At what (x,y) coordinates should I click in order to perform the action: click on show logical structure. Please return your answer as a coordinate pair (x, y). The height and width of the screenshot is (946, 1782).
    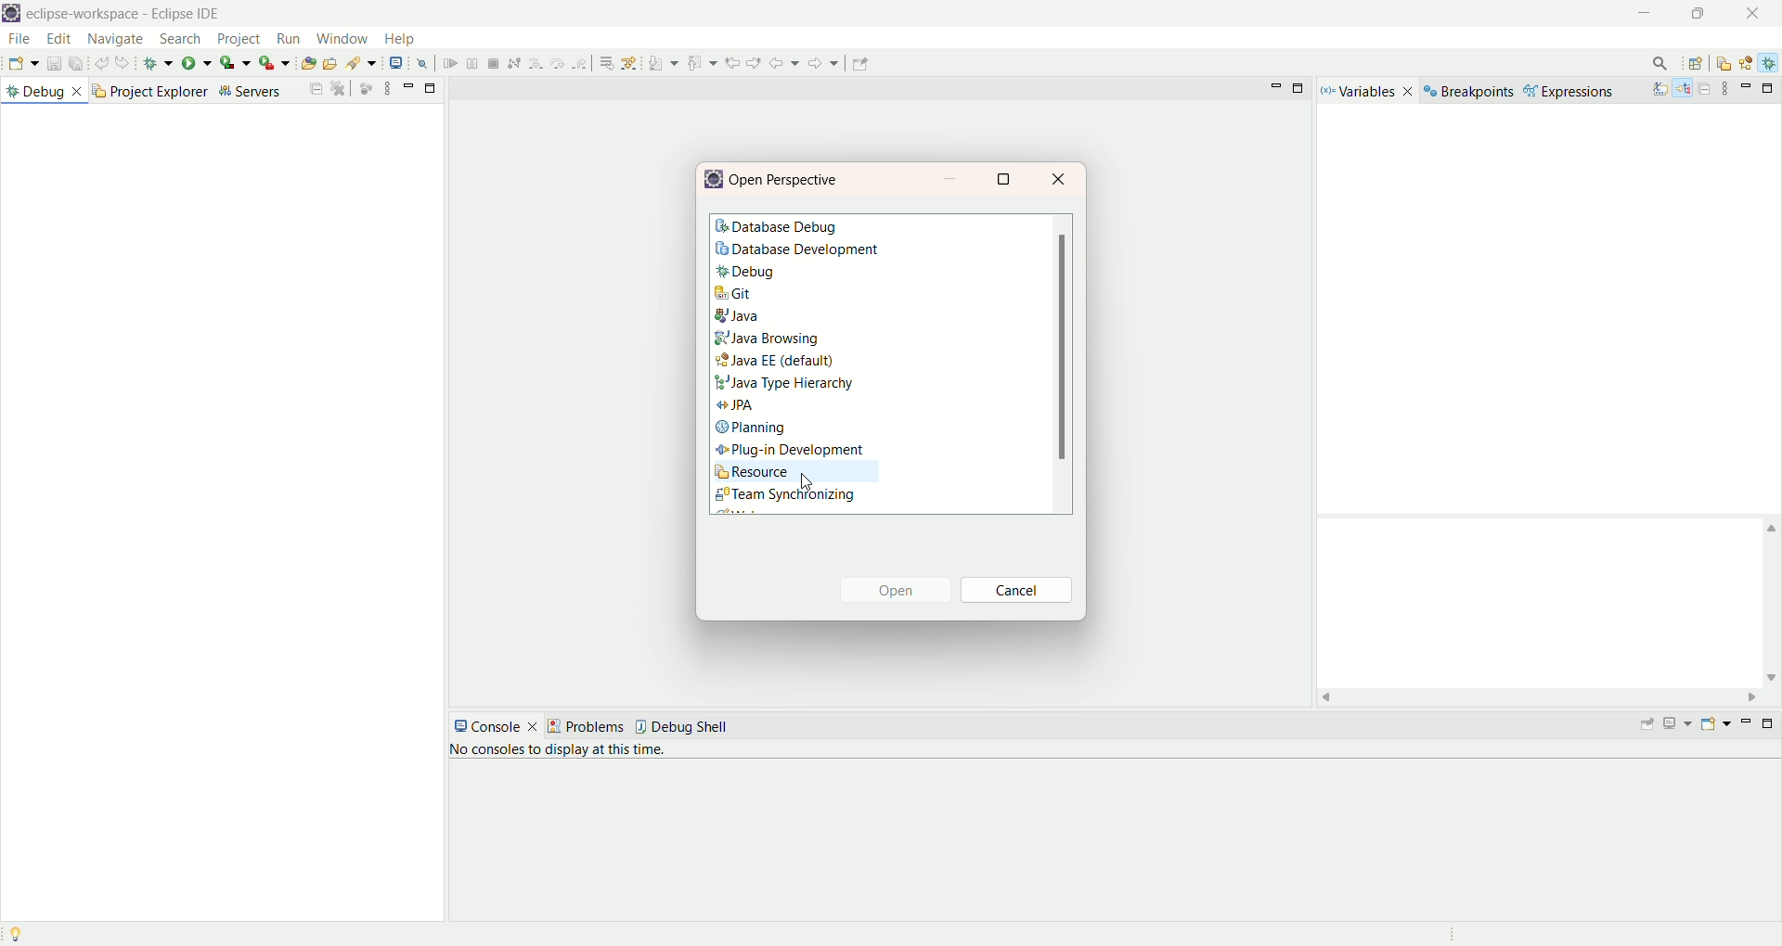
    Looking at the image, I should click on (1685, 89).